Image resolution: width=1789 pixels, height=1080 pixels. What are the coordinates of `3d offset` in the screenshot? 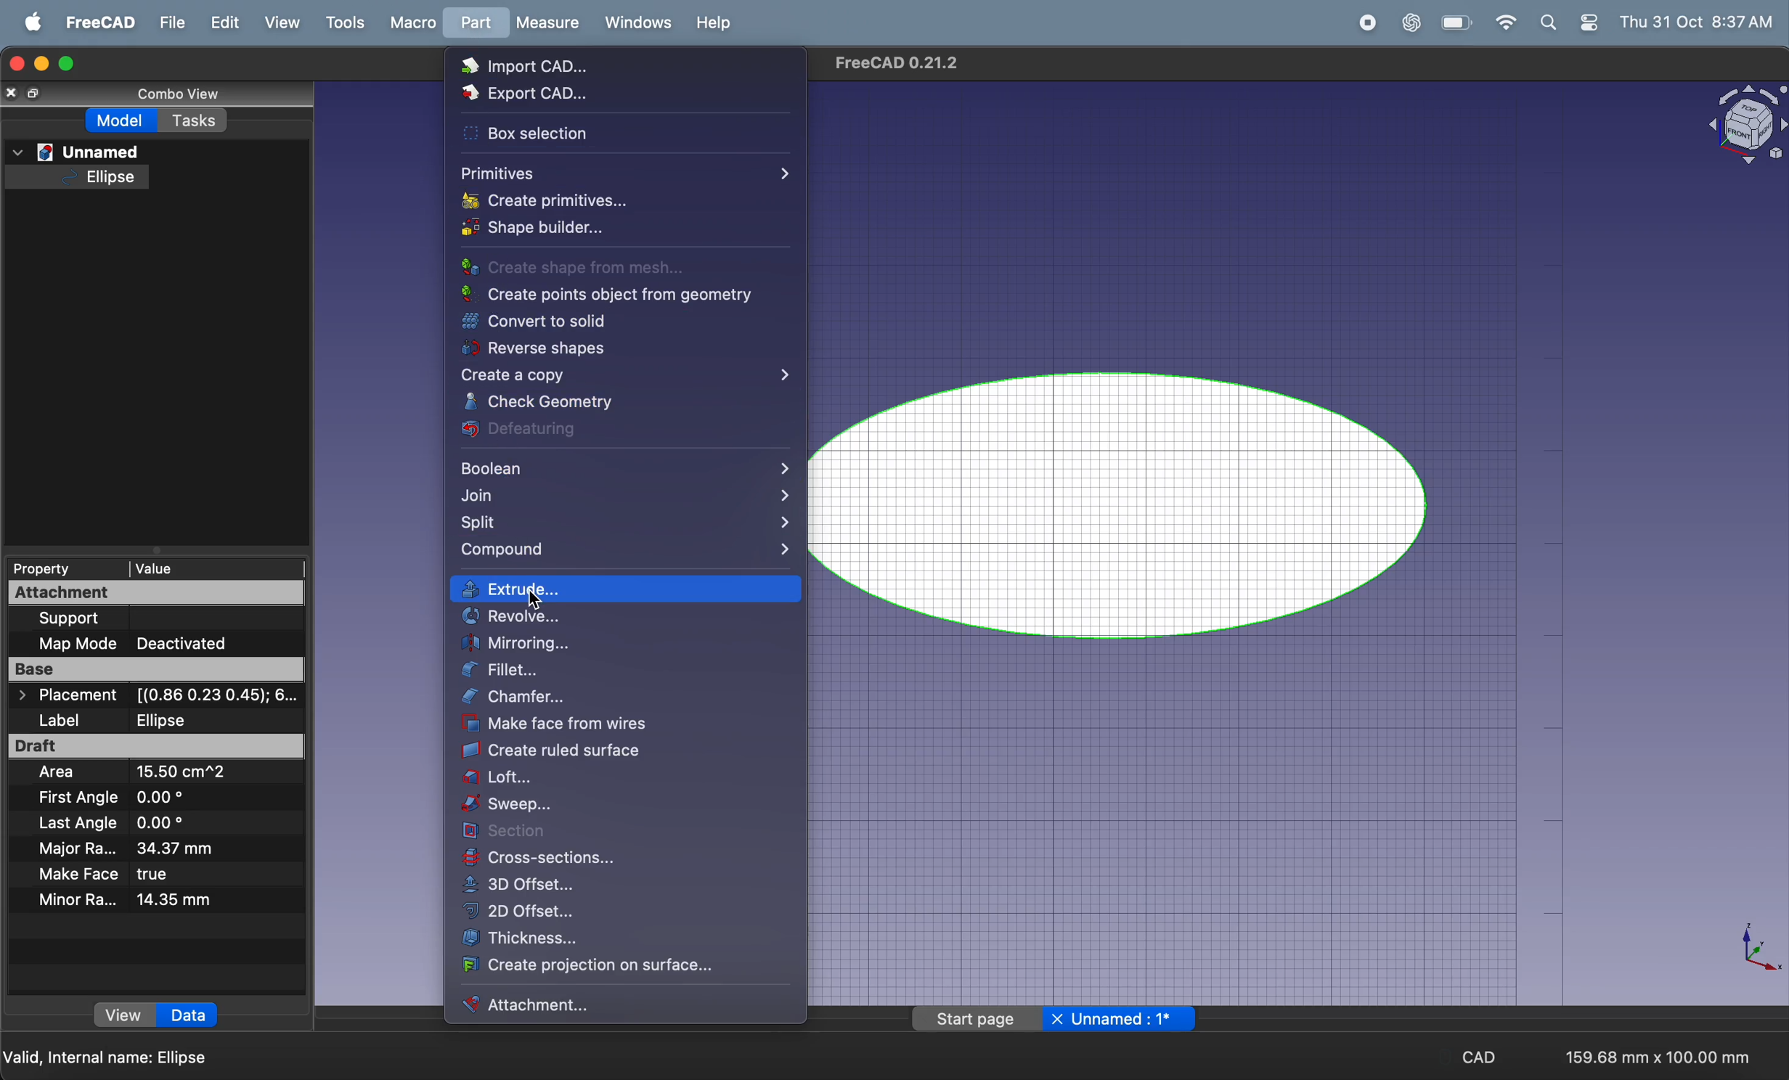 It's located at (540, 884).